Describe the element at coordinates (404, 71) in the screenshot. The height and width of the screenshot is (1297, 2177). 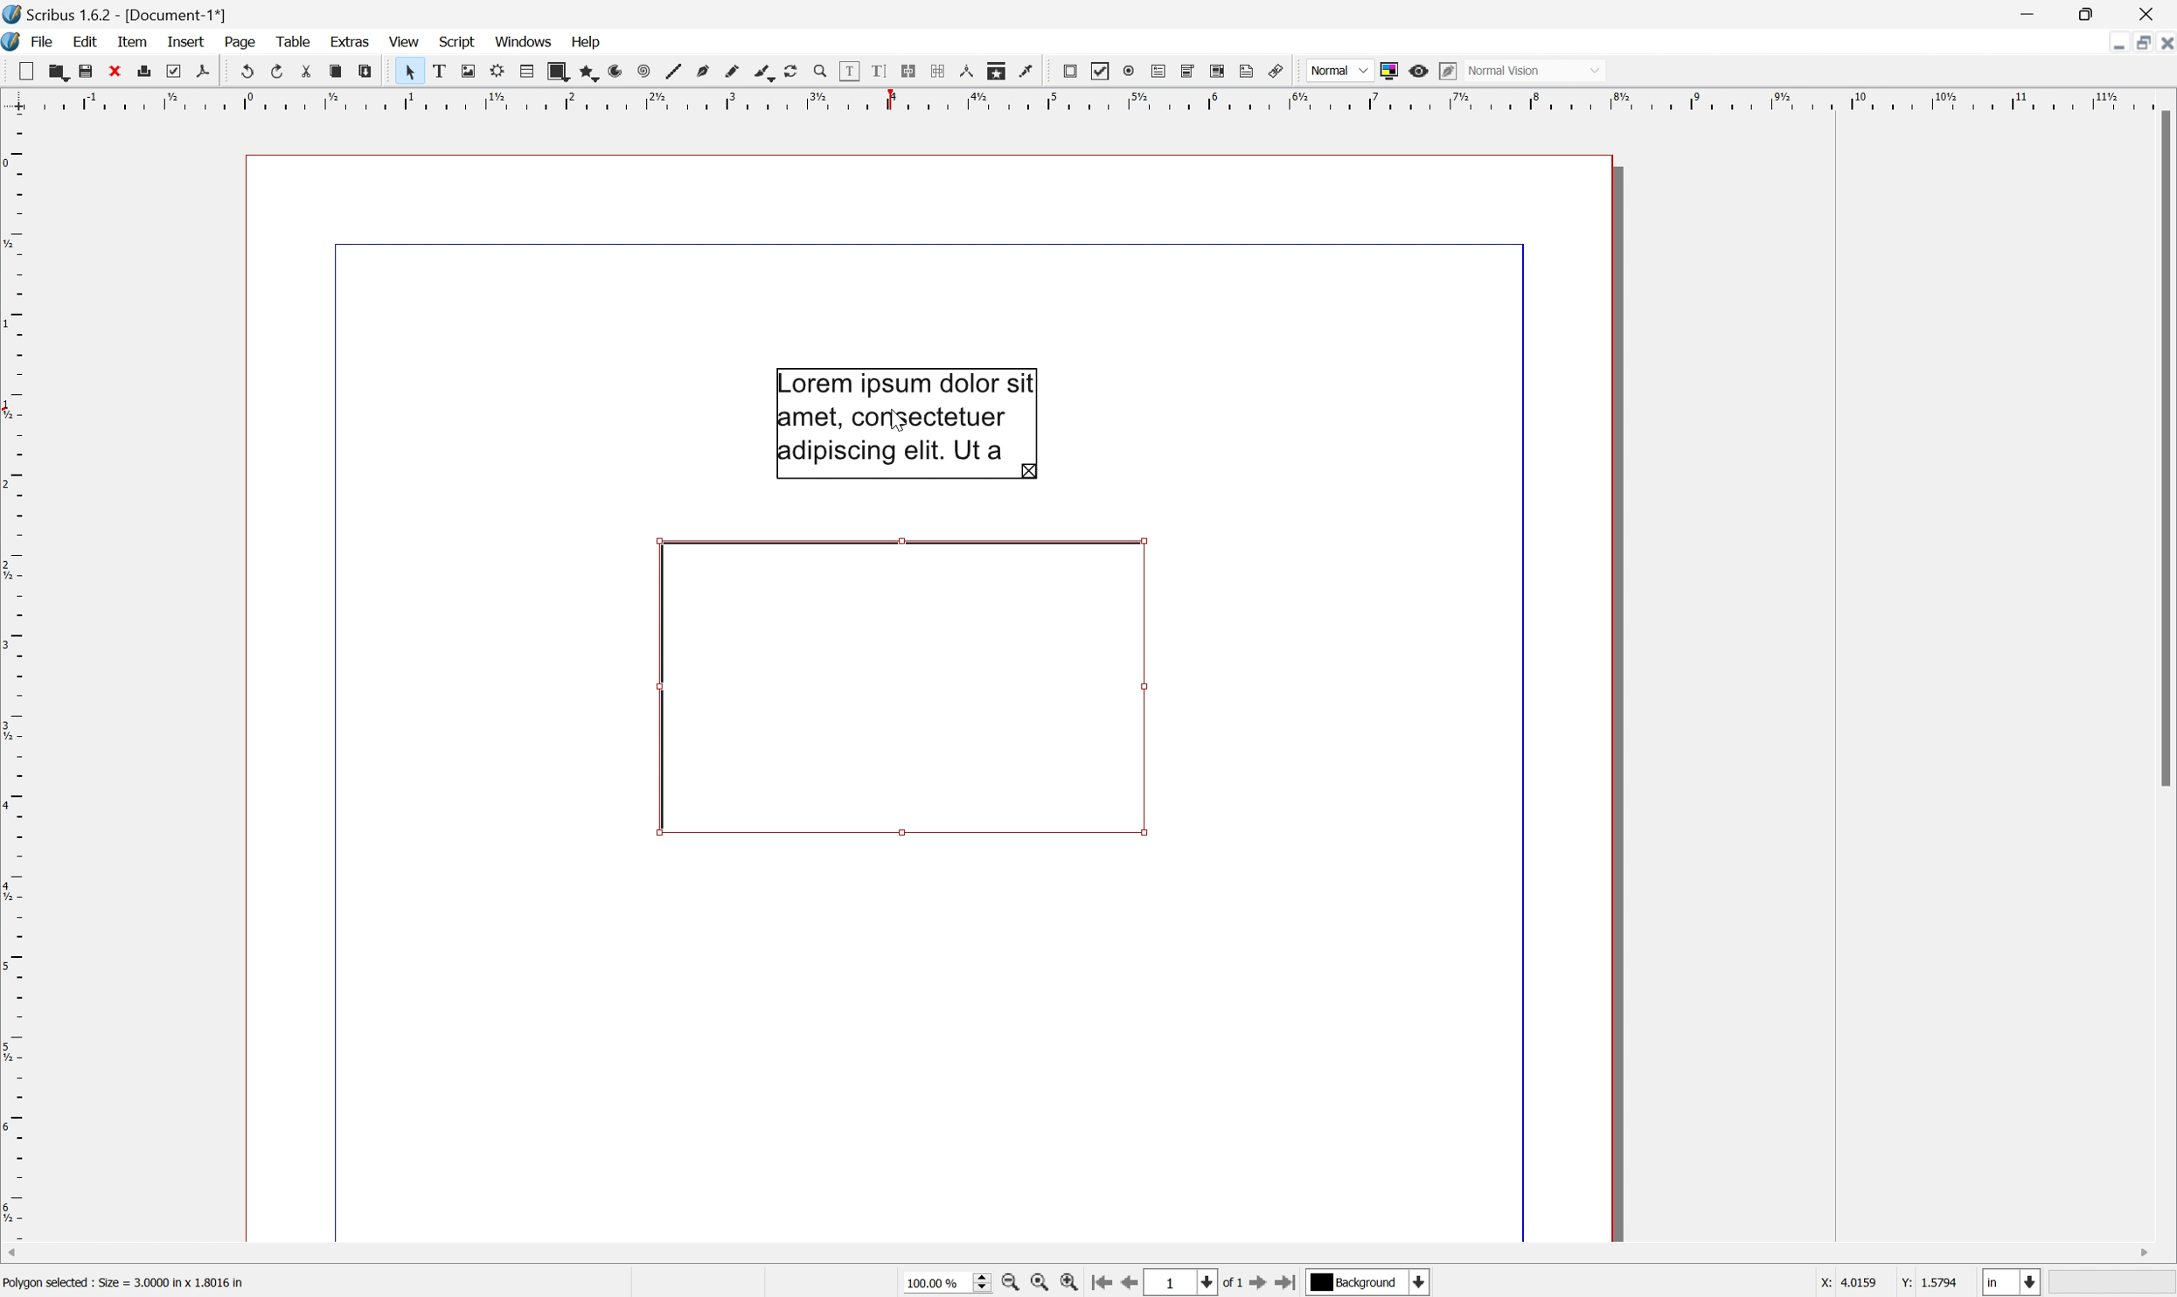
I see `Select item` at that location.